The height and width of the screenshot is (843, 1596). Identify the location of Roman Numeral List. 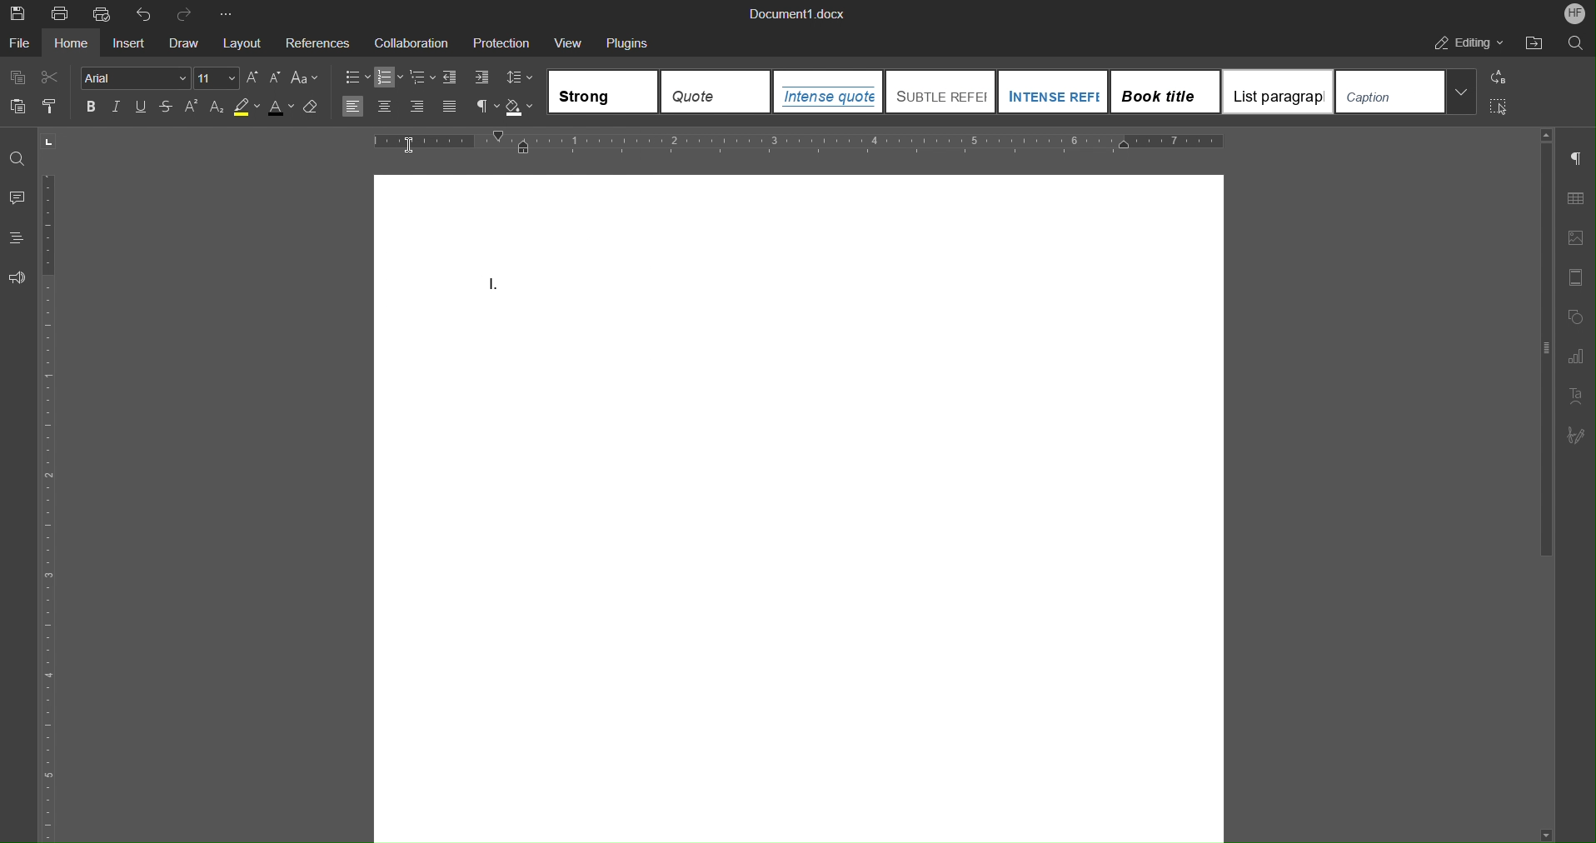
(496, 285).